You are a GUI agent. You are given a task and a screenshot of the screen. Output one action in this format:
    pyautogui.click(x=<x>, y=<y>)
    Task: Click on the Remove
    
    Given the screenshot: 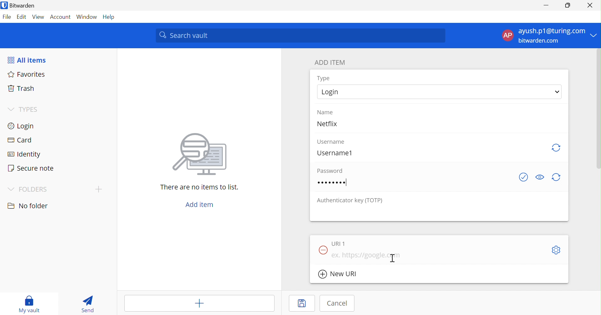 What is the action you would take?
    pyautogui.click(x=323, y=250)
    